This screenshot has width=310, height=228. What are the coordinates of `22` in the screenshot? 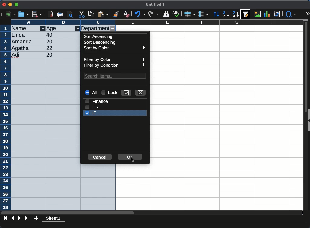 It's located at (51, 48).